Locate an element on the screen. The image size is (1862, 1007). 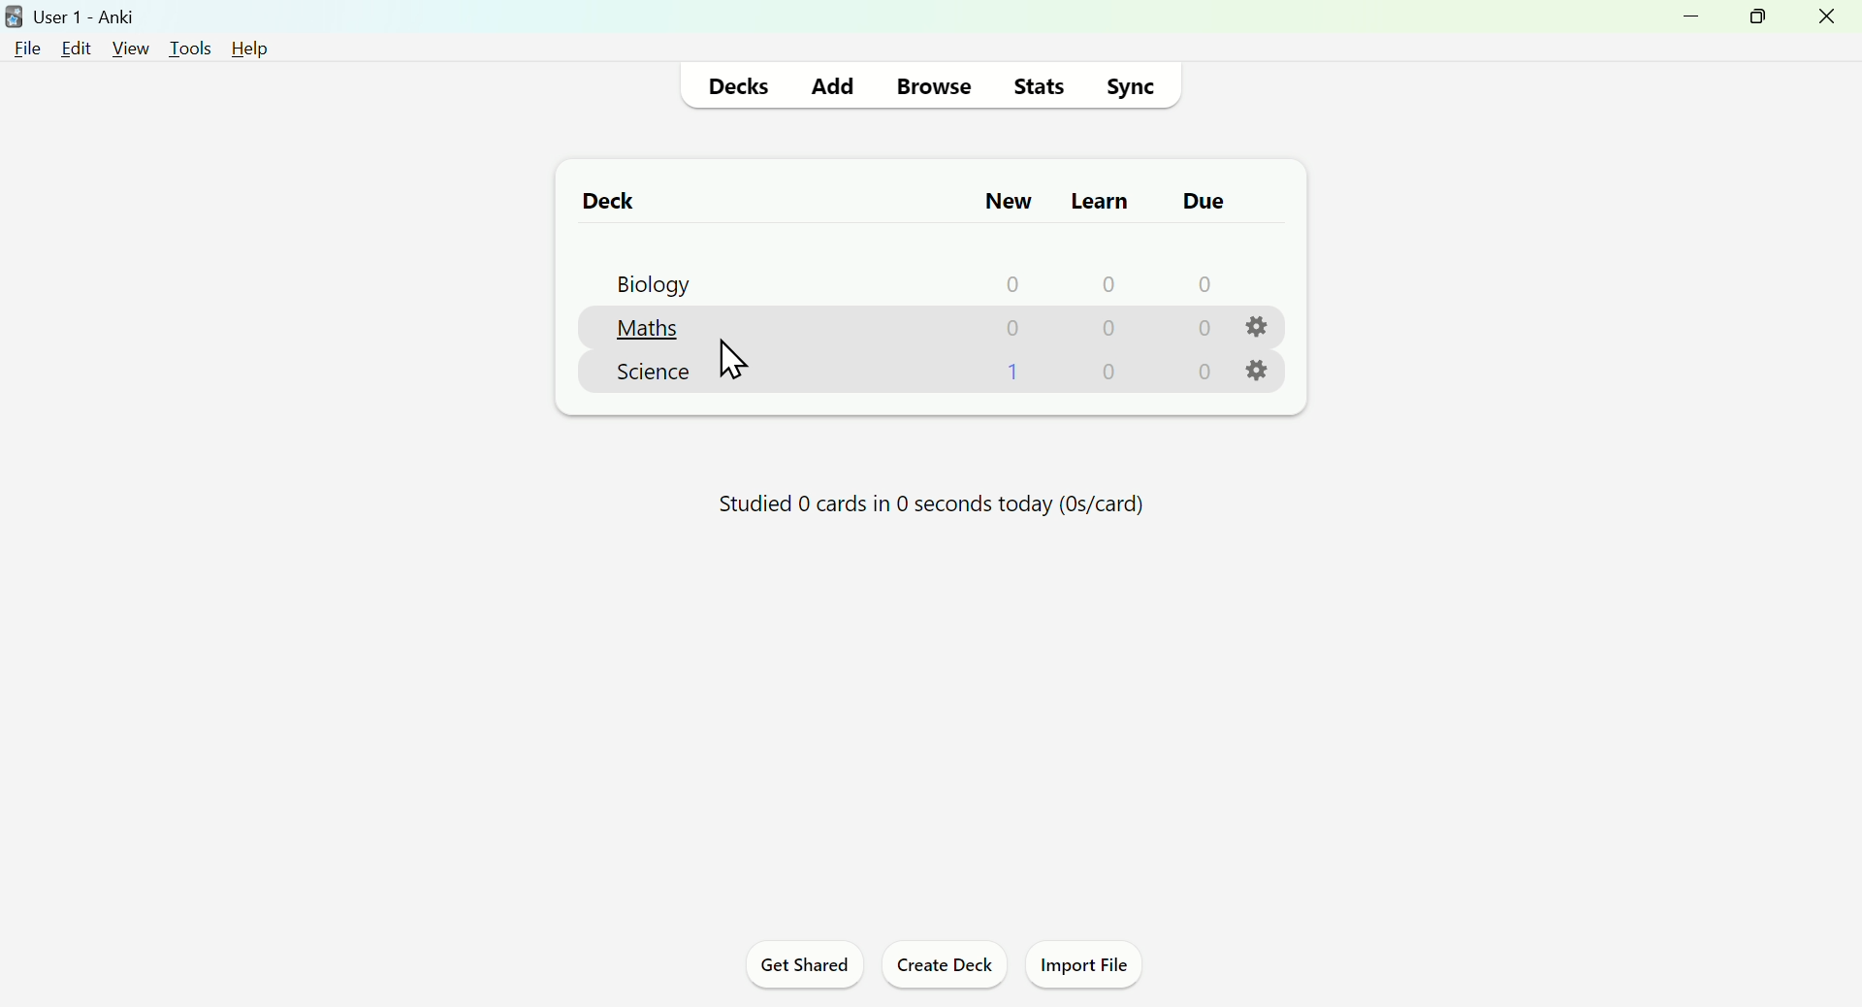
User 1 - Anki is located at coordinates (76, 15).